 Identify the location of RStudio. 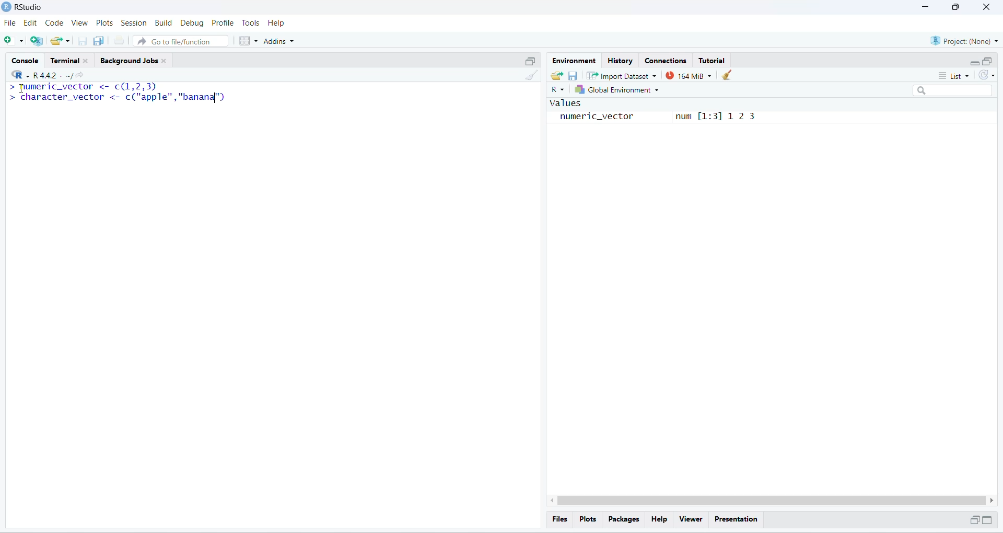
(31, 6).